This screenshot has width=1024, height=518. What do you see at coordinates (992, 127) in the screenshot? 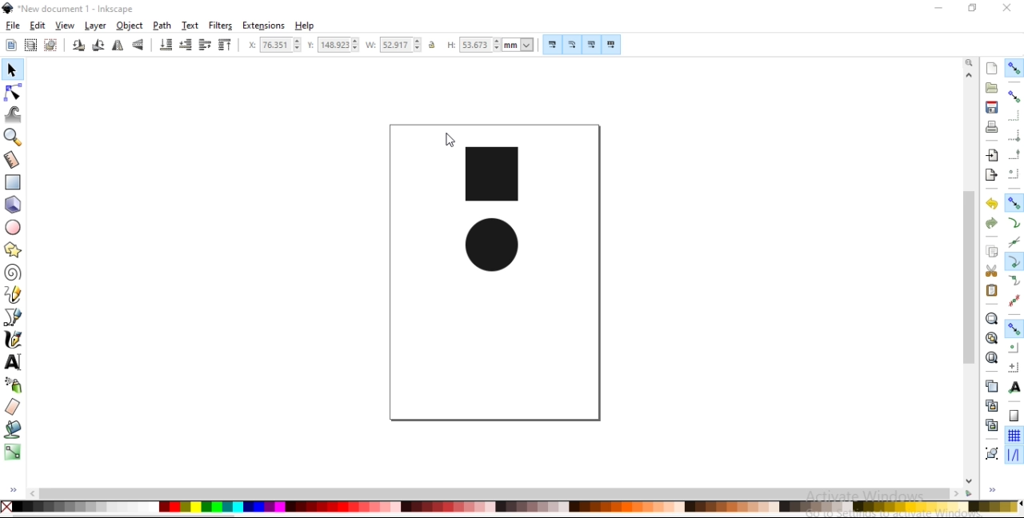
I see `print document` at bounding box center [992, 127].